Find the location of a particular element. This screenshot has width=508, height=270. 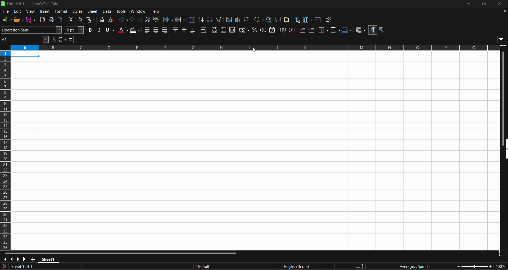

edit is located at coordinates (17, 11).